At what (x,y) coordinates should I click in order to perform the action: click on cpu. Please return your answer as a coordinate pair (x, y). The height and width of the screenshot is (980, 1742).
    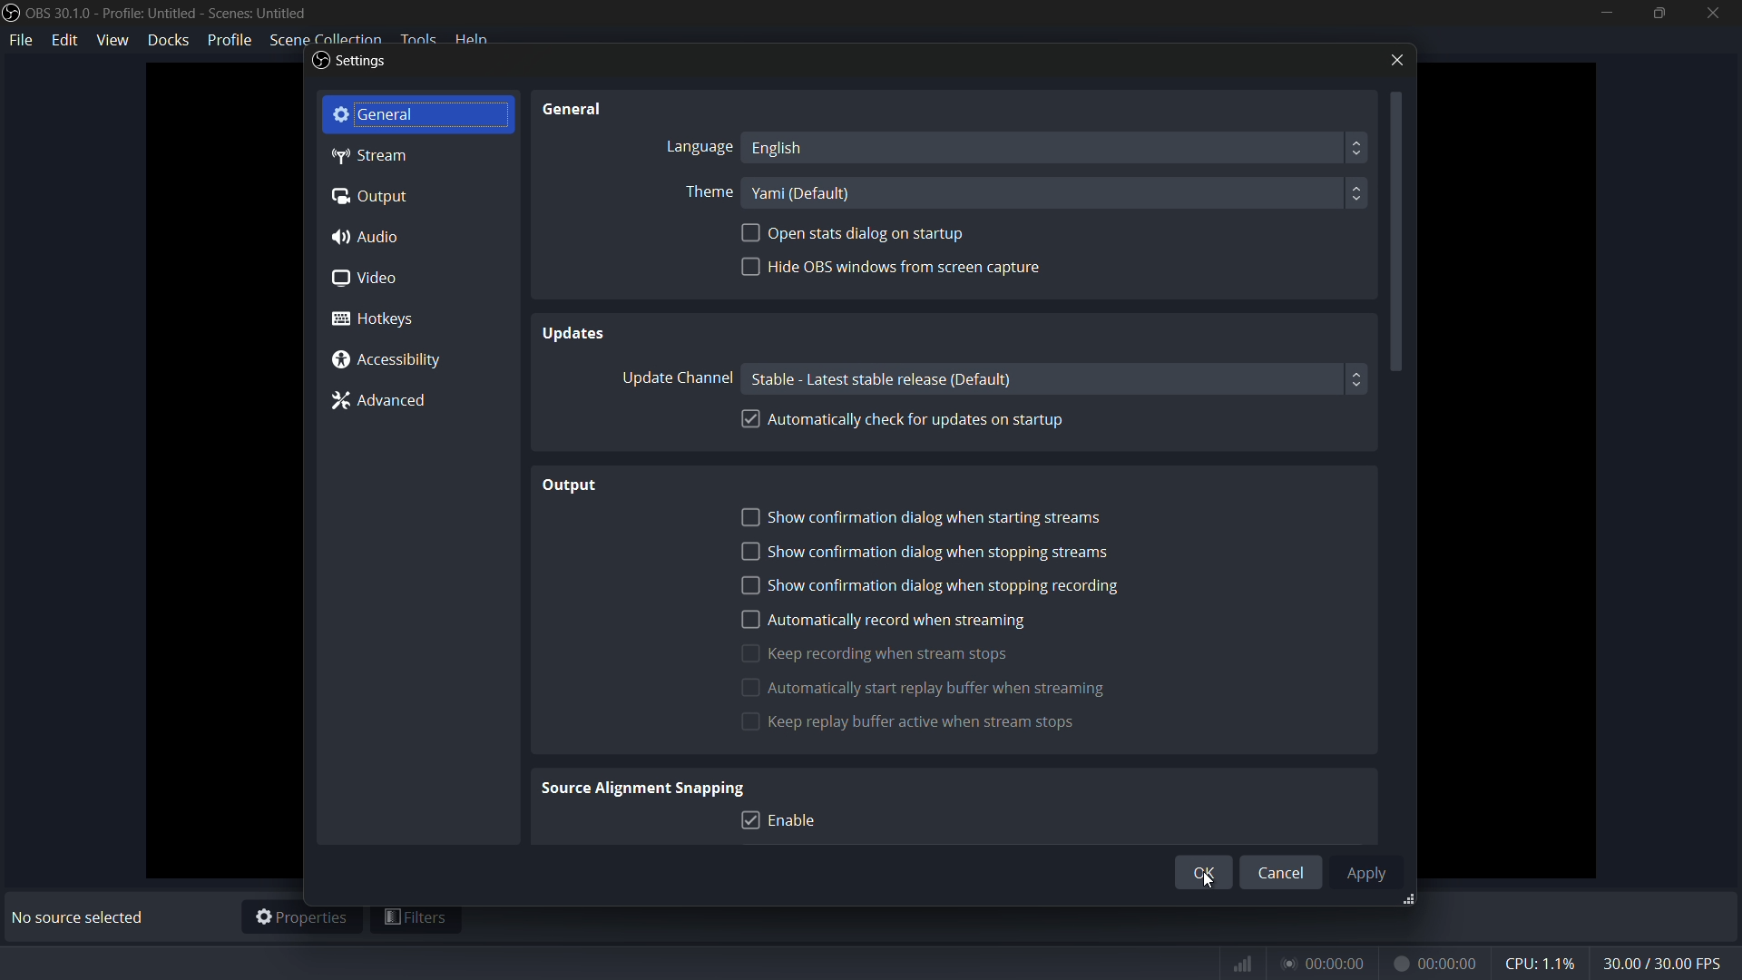
    Looking at the image, I should click on (1539, 962).